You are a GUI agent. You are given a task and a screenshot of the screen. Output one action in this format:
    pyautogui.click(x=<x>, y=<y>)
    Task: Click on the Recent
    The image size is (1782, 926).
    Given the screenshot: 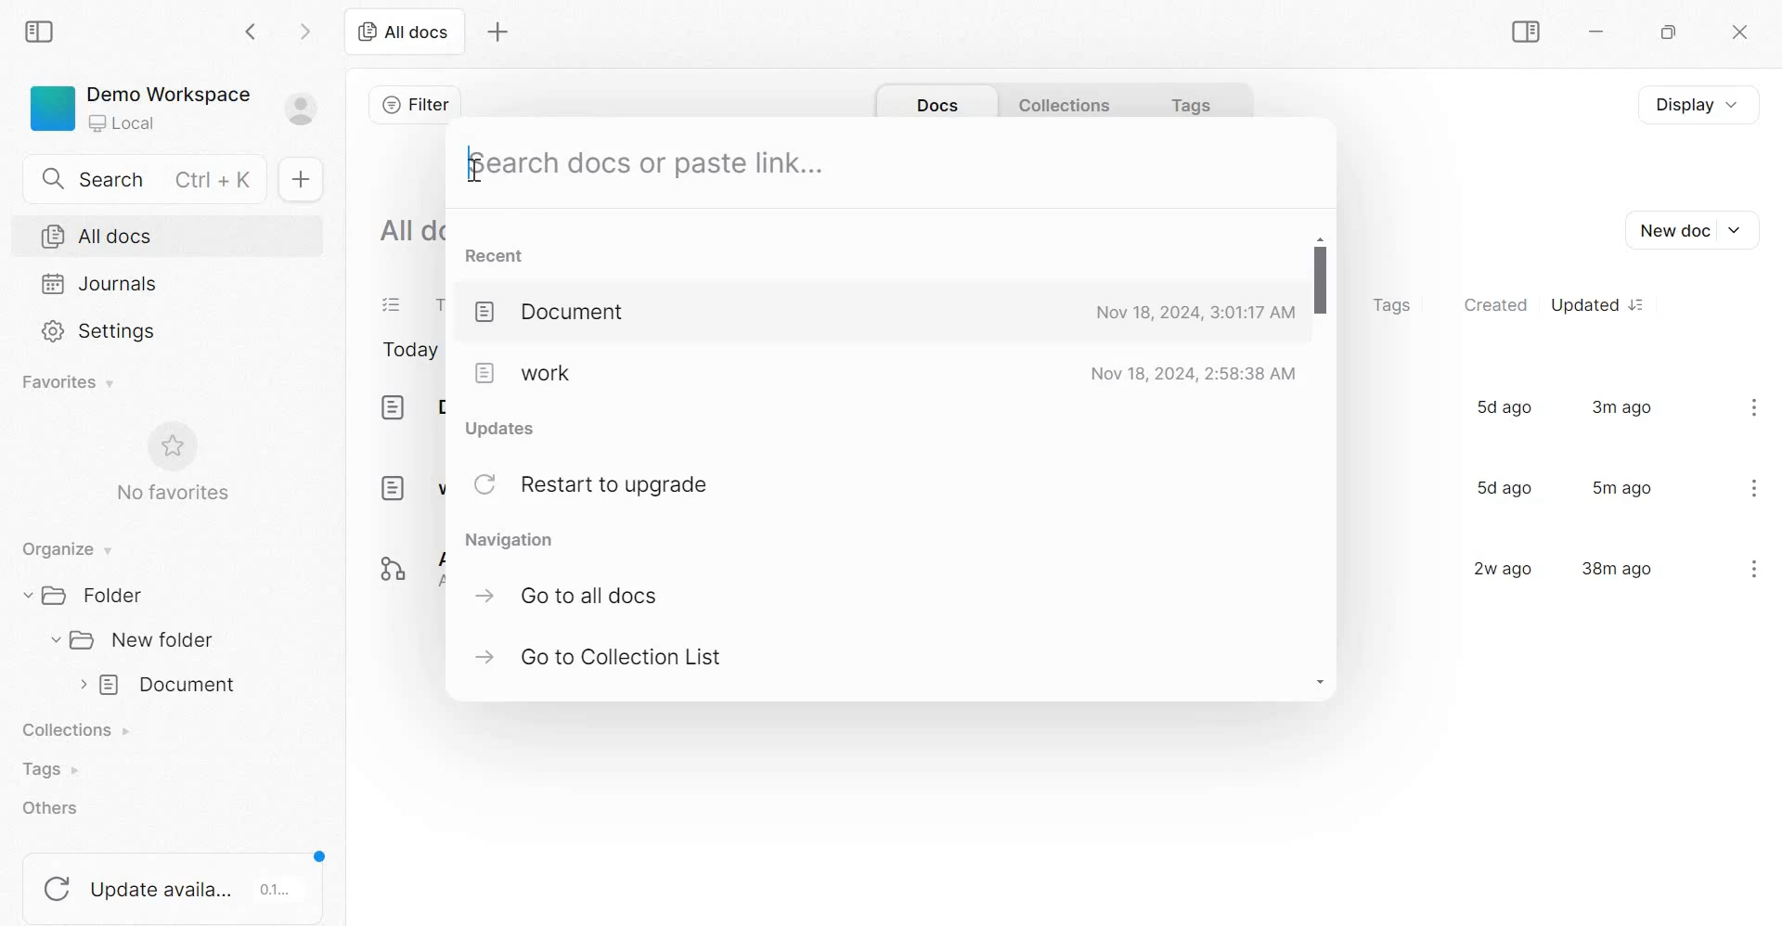 What is the action you would take?
    pyautogui.click(x=498, y=255)
    